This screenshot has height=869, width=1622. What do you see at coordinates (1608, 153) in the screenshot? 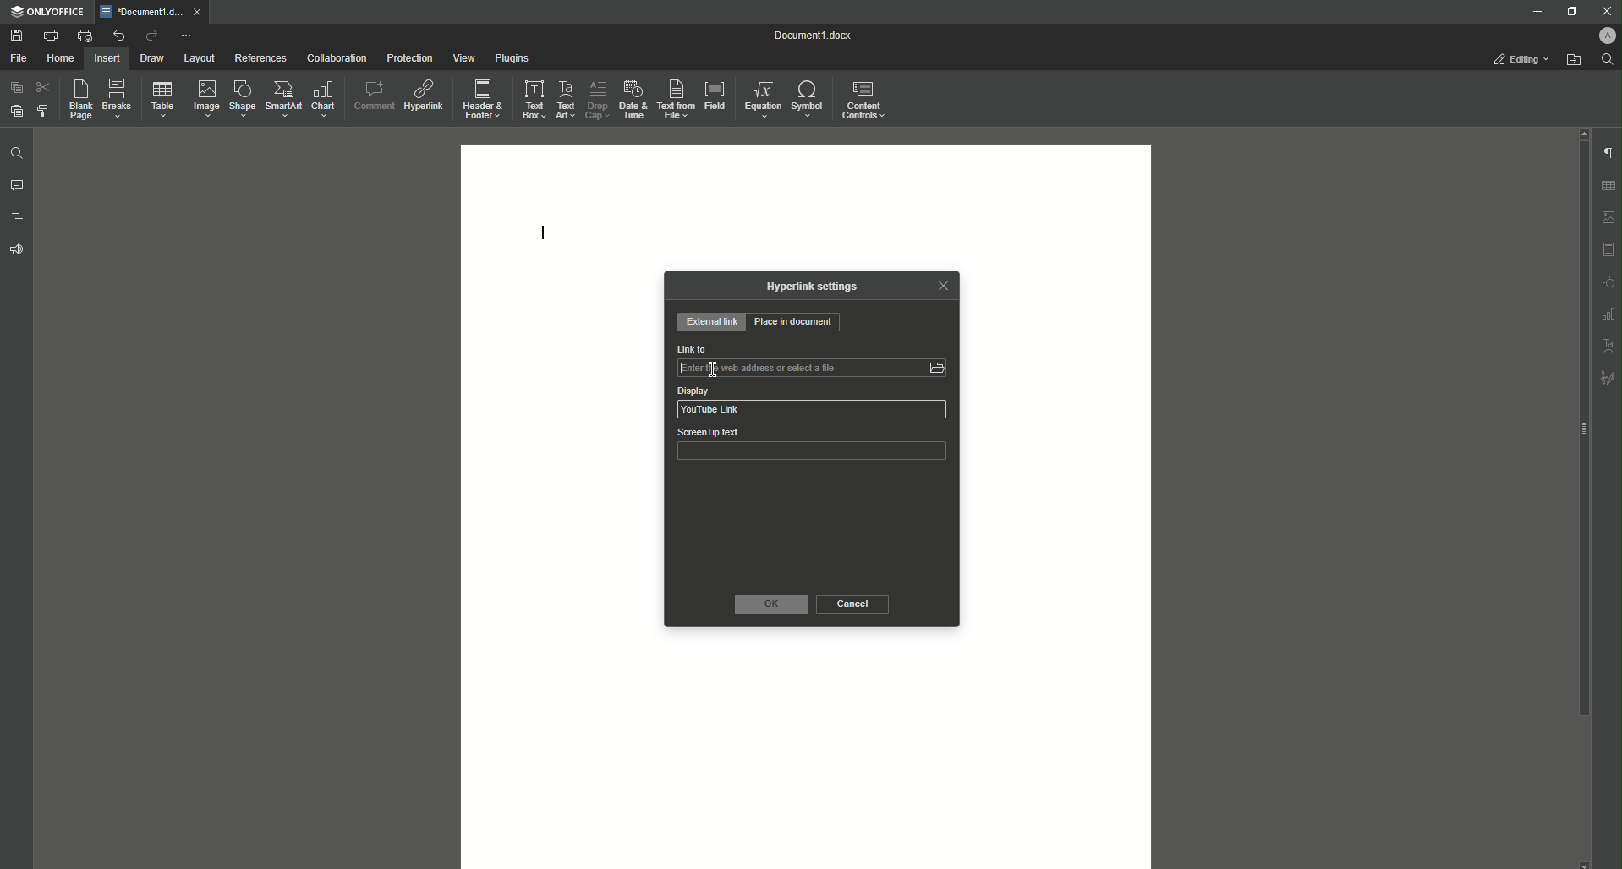
I see `Paragraph Settings` at bounding box center [1608, 153].